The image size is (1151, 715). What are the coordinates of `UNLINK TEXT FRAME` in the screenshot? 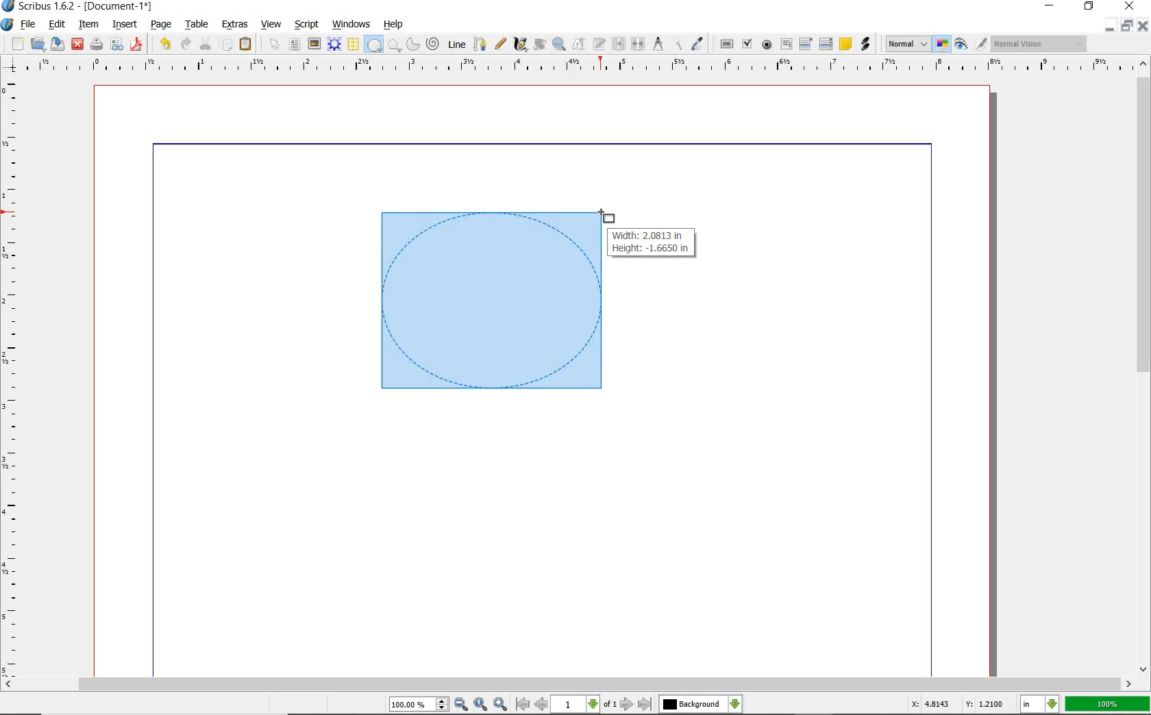 It's located at (636, 43).